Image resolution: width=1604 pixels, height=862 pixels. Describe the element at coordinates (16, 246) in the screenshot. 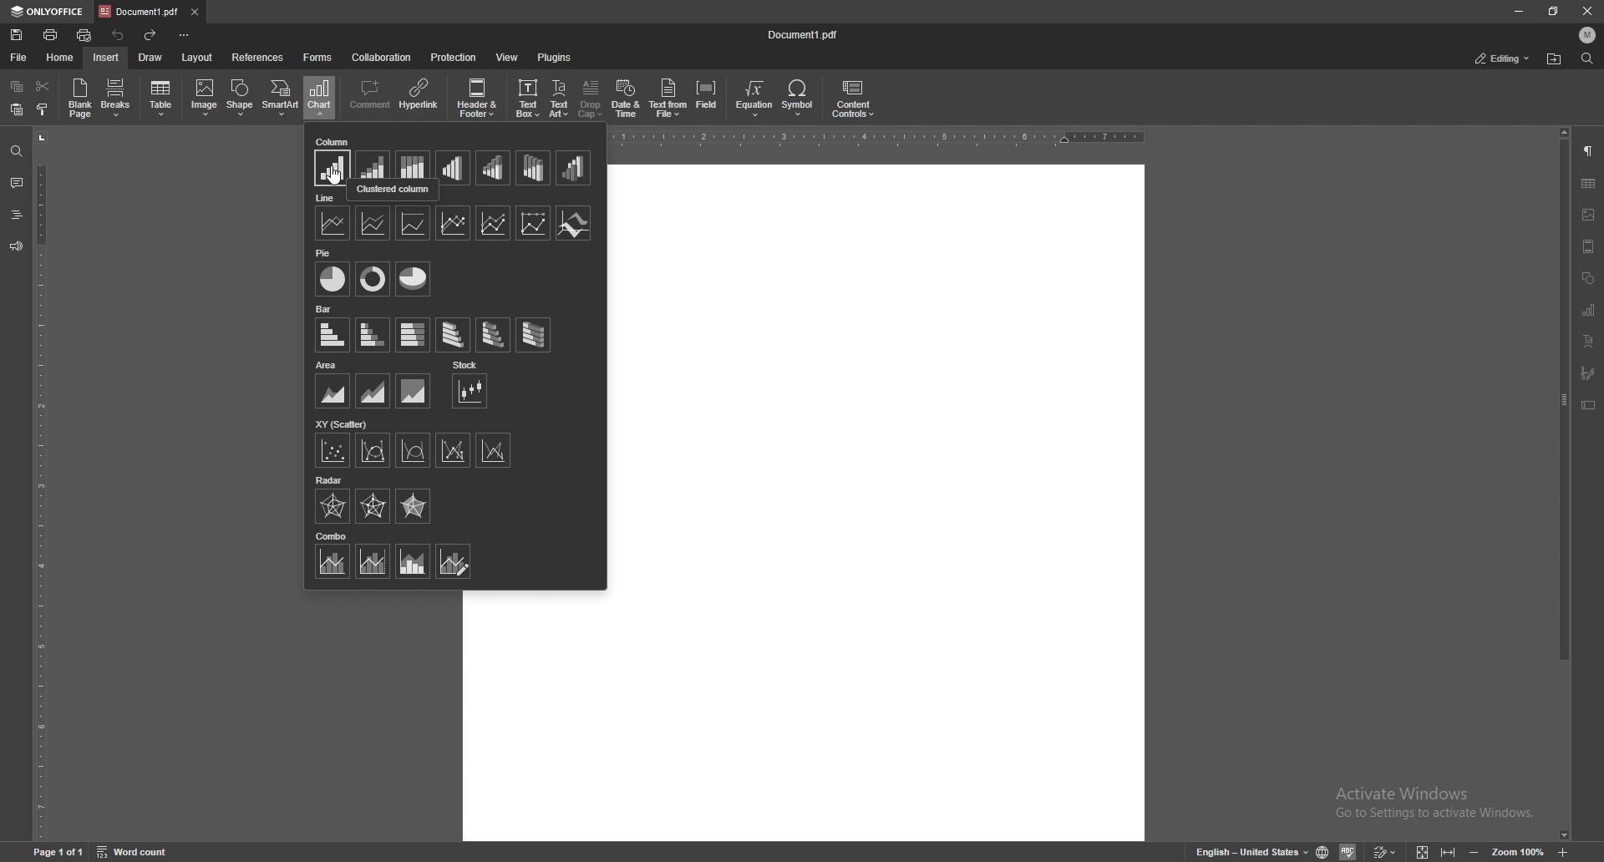

I see `feedback` at that location.